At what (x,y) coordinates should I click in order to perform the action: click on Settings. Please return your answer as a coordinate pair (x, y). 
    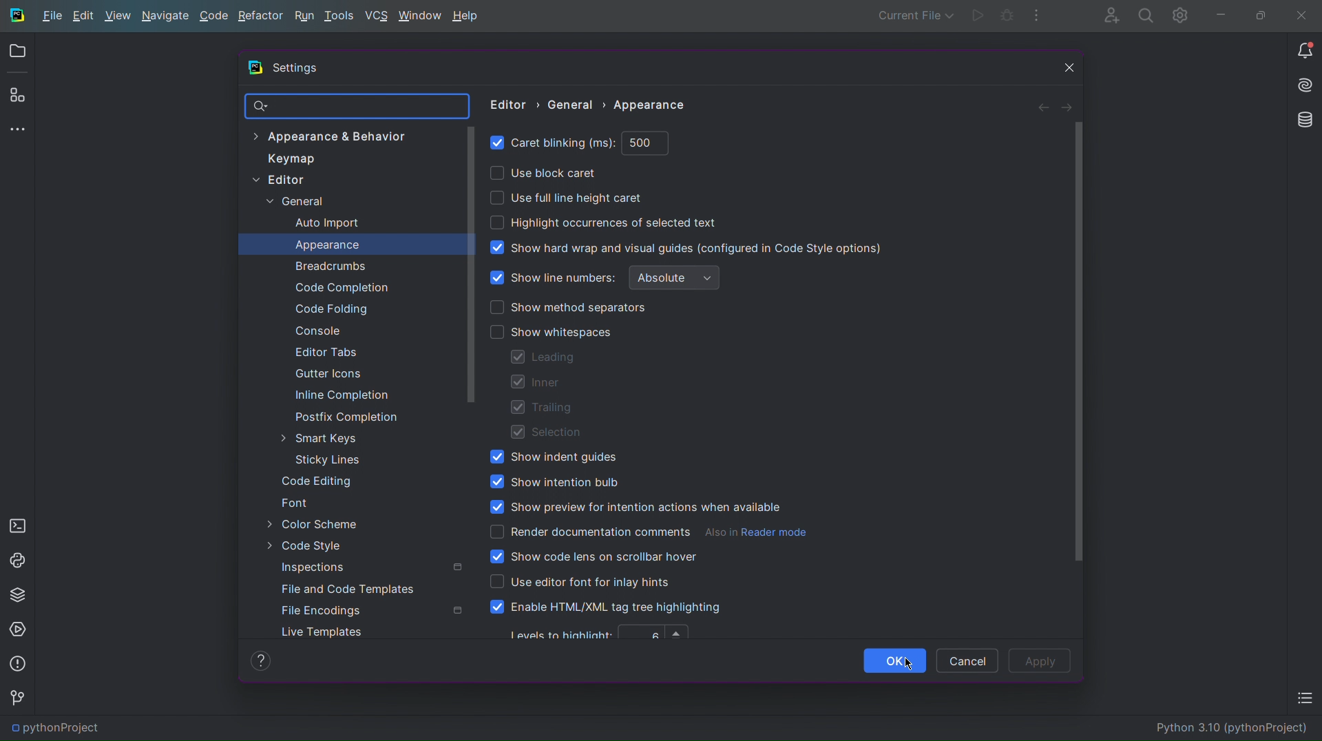
    Looking at the image, I should click on (1180, 15).